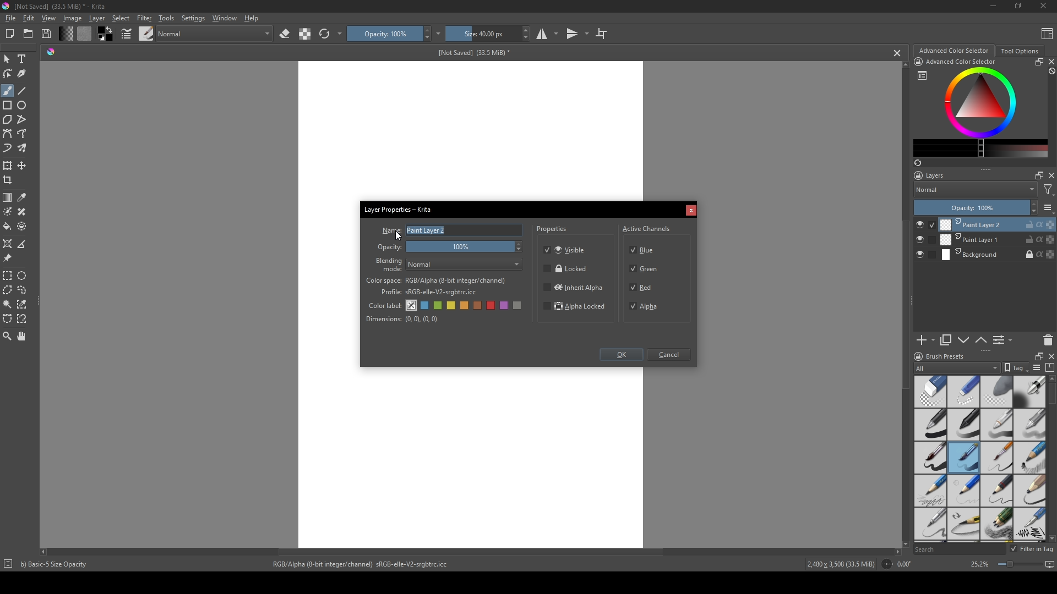 Image resolution: width=1057 pixels, height=594 pixels. Describe the element at coordinates (647, 227) in the screenshot. I see `Active channels` at that location.